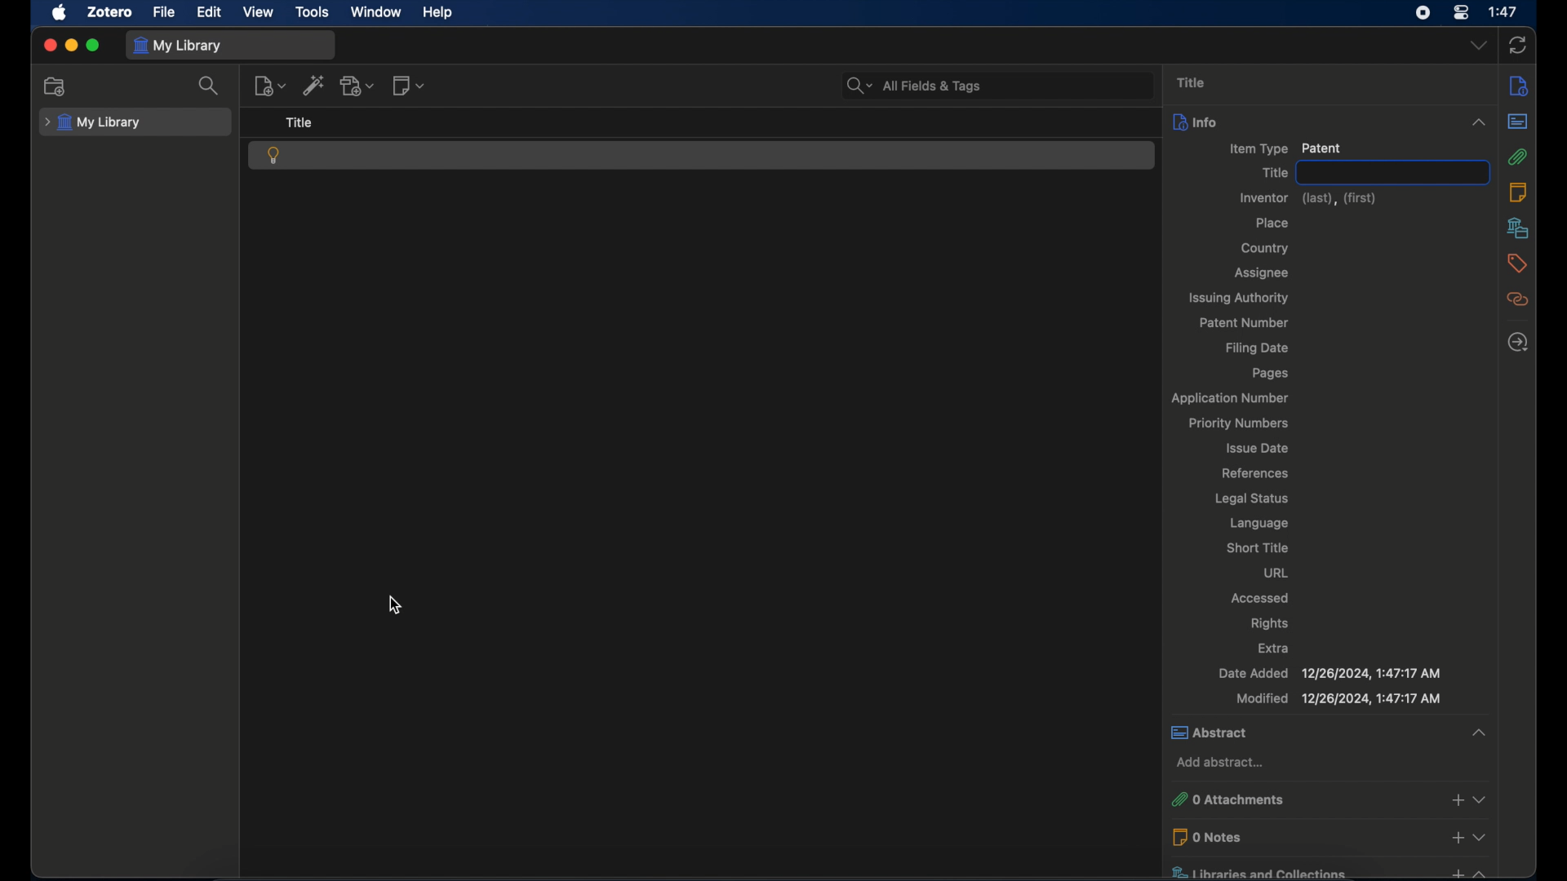  I want to click on new collection, so click(55, 86).